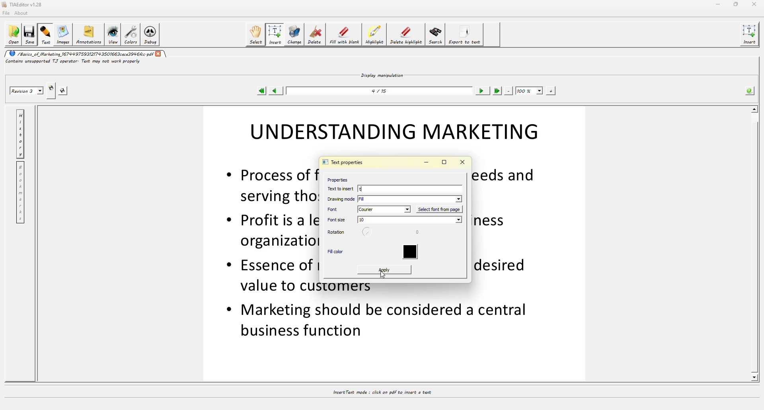  I want to click on maximize, so click(444, 162).